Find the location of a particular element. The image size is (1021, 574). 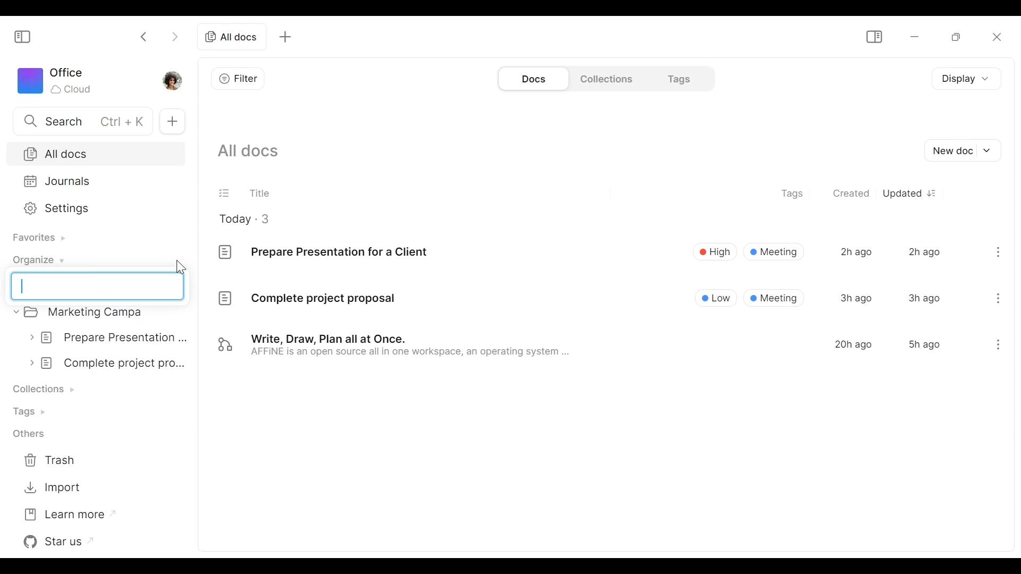

Display is located at coordinates (963, 80).